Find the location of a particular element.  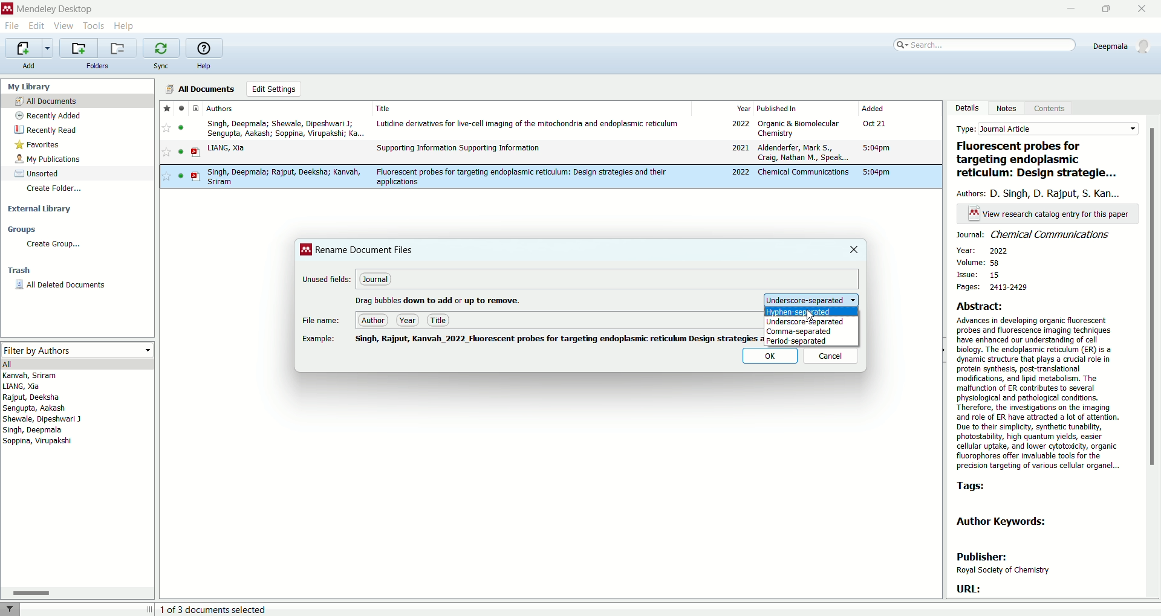

journal name is located at coordinates (1036, 235).